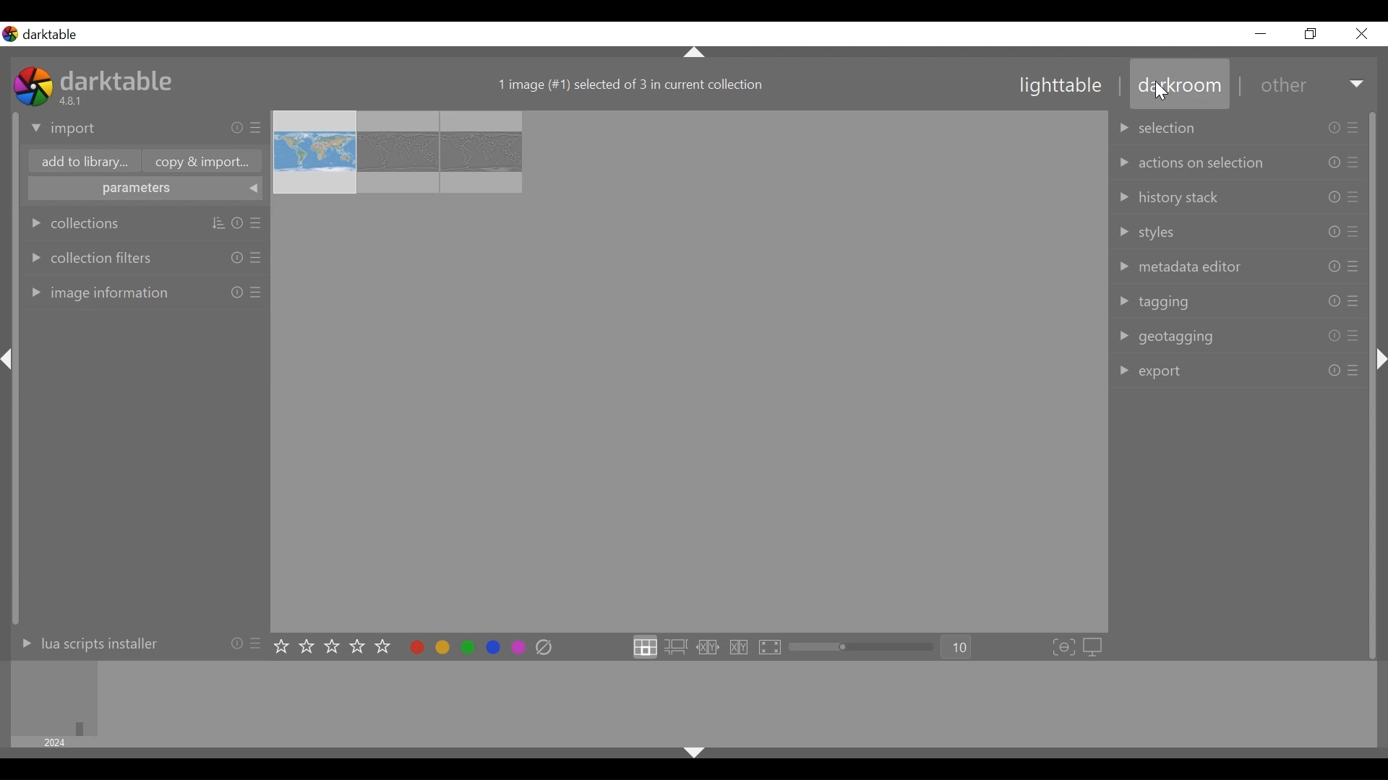 The height and width of the screenshot is (780, 1388). Describe the element at coordinates (1314, 35) in the screenshot. I see `restore` at that location.